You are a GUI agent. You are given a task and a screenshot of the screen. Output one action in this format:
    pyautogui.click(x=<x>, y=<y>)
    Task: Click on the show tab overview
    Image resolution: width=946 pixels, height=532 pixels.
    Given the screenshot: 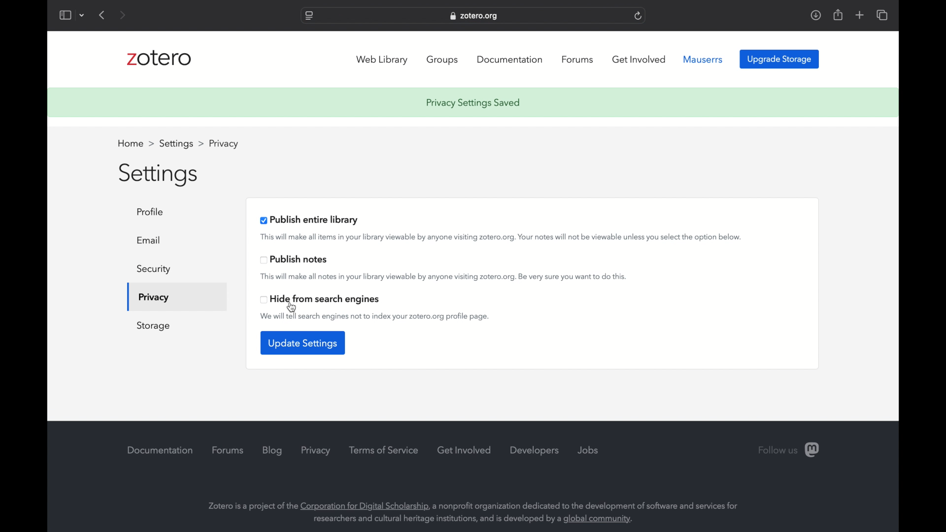 What is the action you would take?
    pyautogui.click(x=883, y=15)
    